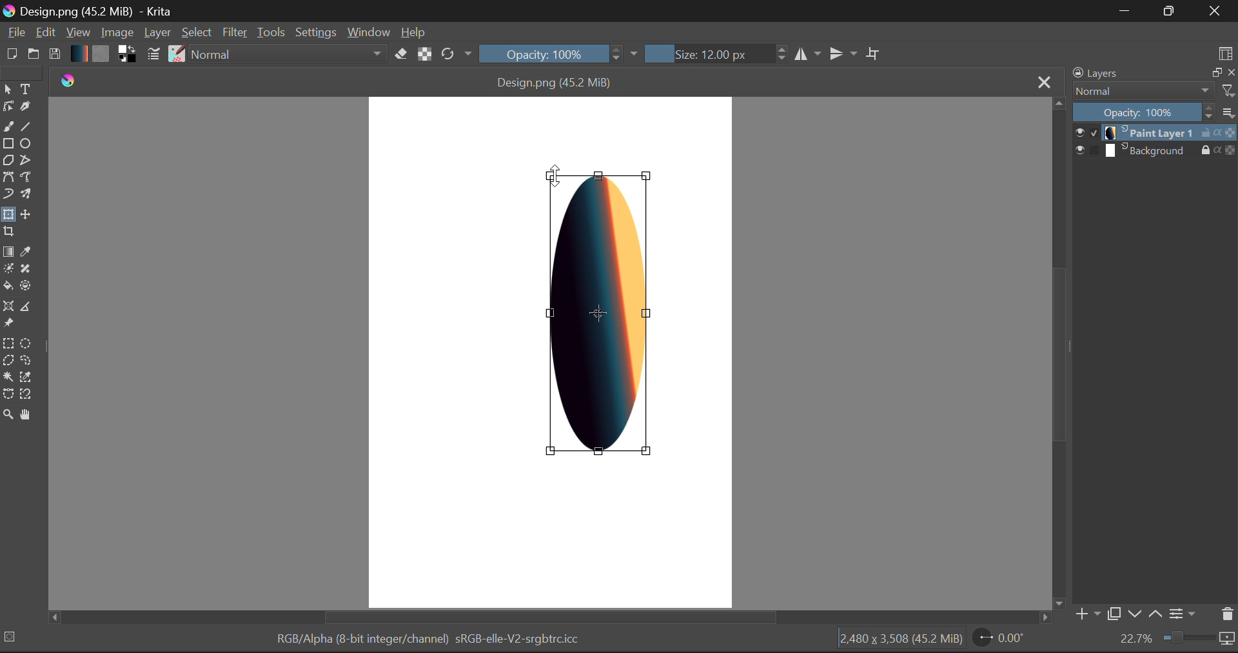  Describe the element at coordinates (25, 361) in the screenshot. I see `Freehand Selection` at that location.